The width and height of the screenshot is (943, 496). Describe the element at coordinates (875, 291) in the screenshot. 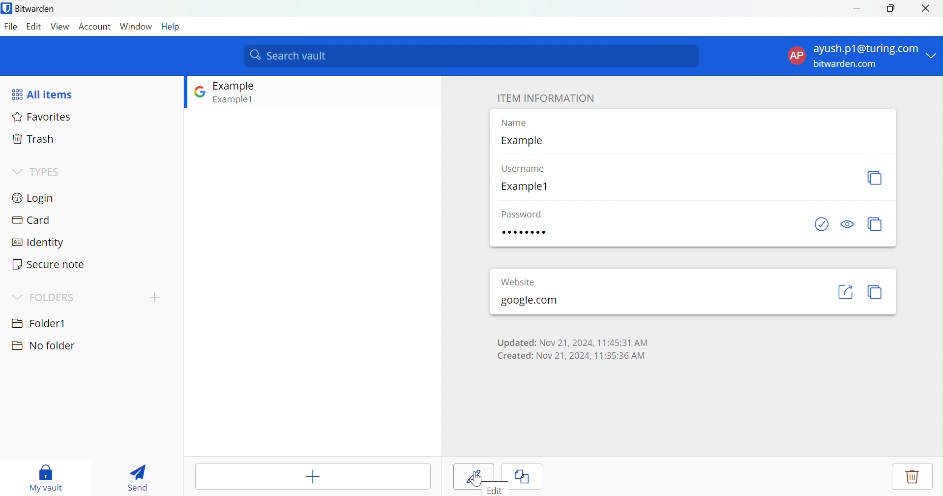

I see `copy` at that location.